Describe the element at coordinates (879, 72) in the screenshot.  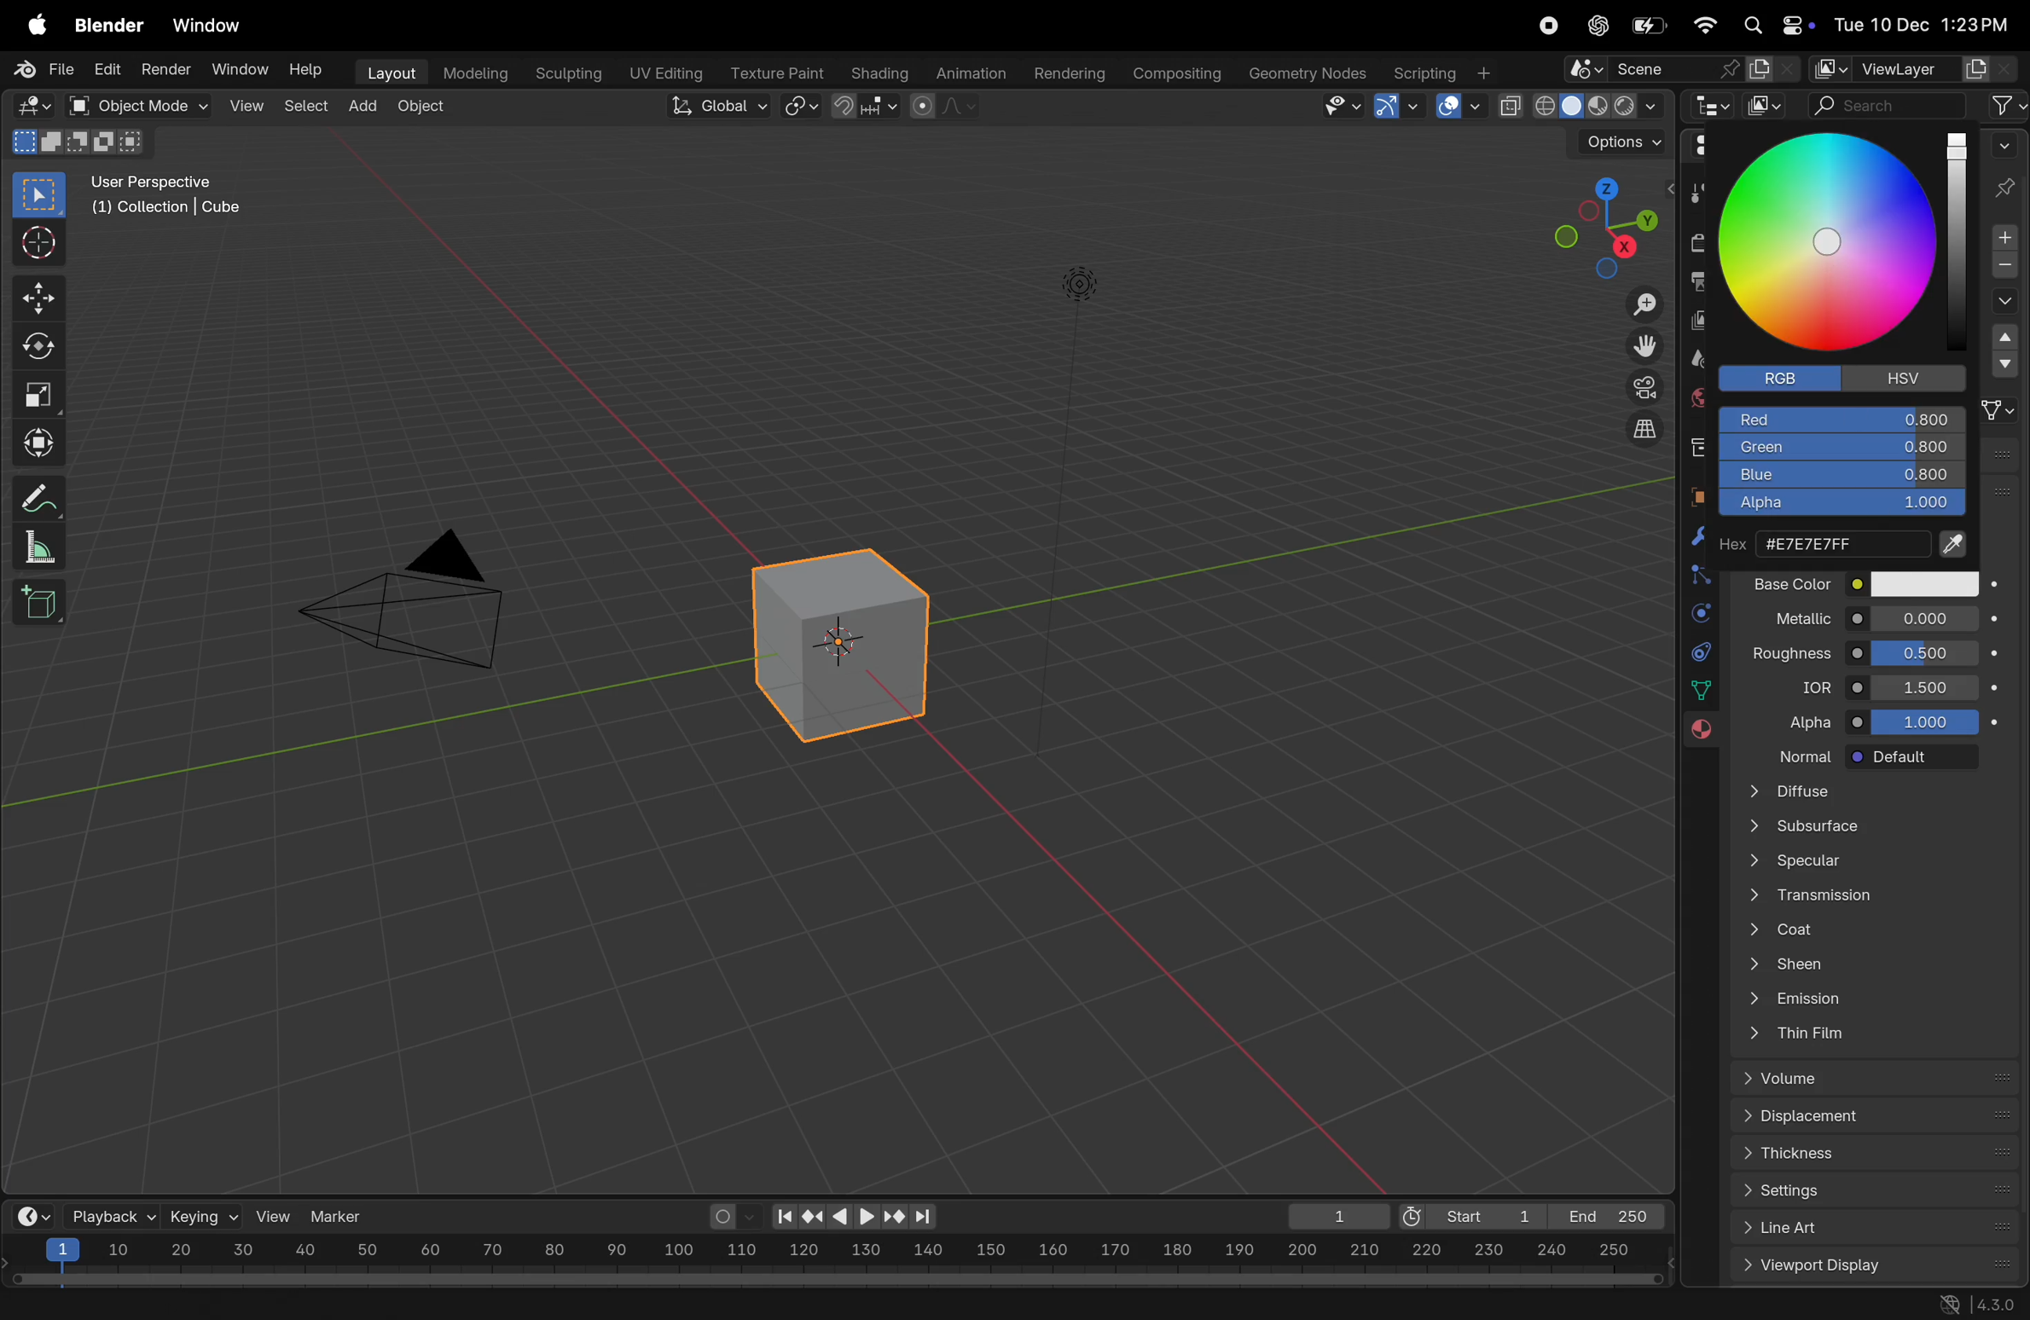
I see `Shading` at that location.